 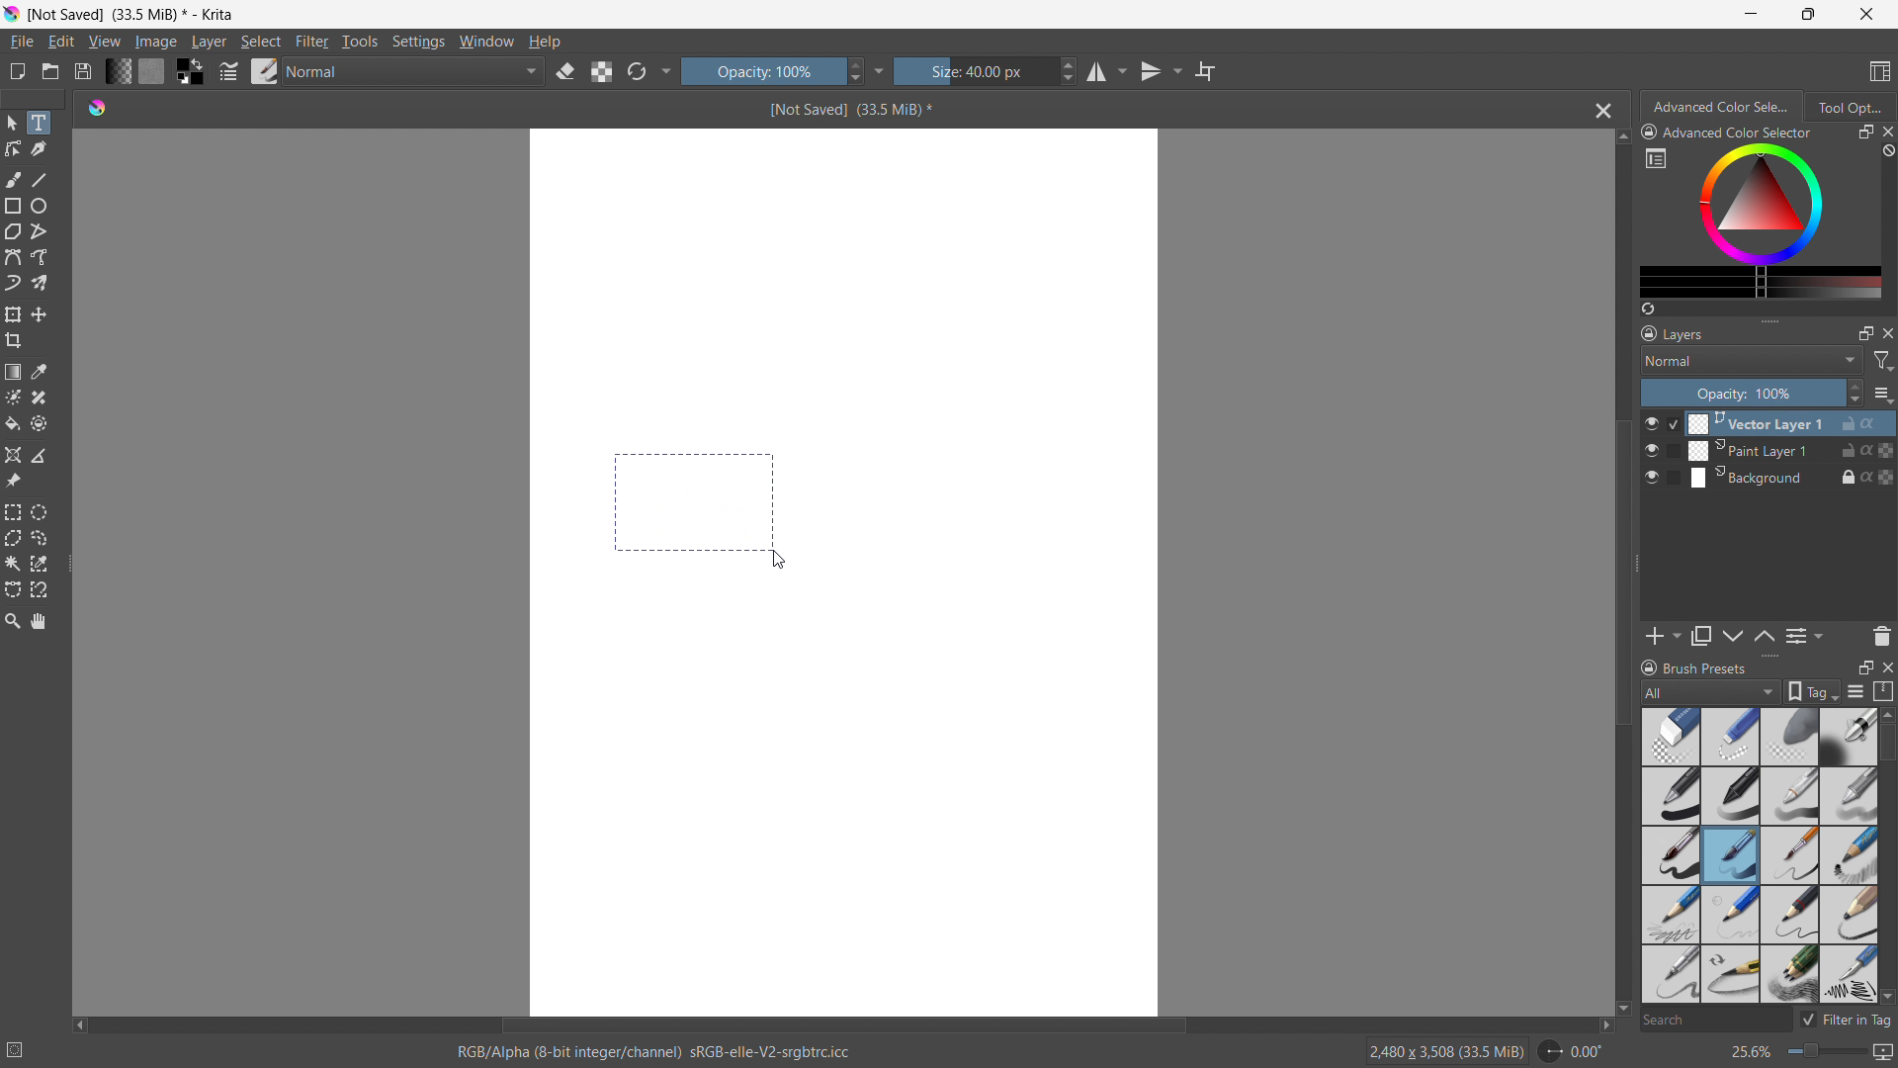 What do you see at coordinates (13, 564) in the screenshot?
I see `contigious selection tool` at bounding box center [13, 564].